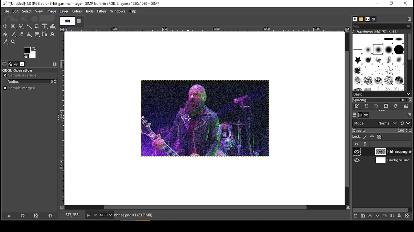 The width and height of the screenshot is (414, 232). What do you see at coordinates (62, 119) in the screenshot?
I see `vertical scale` at bounding box center [62, 119].